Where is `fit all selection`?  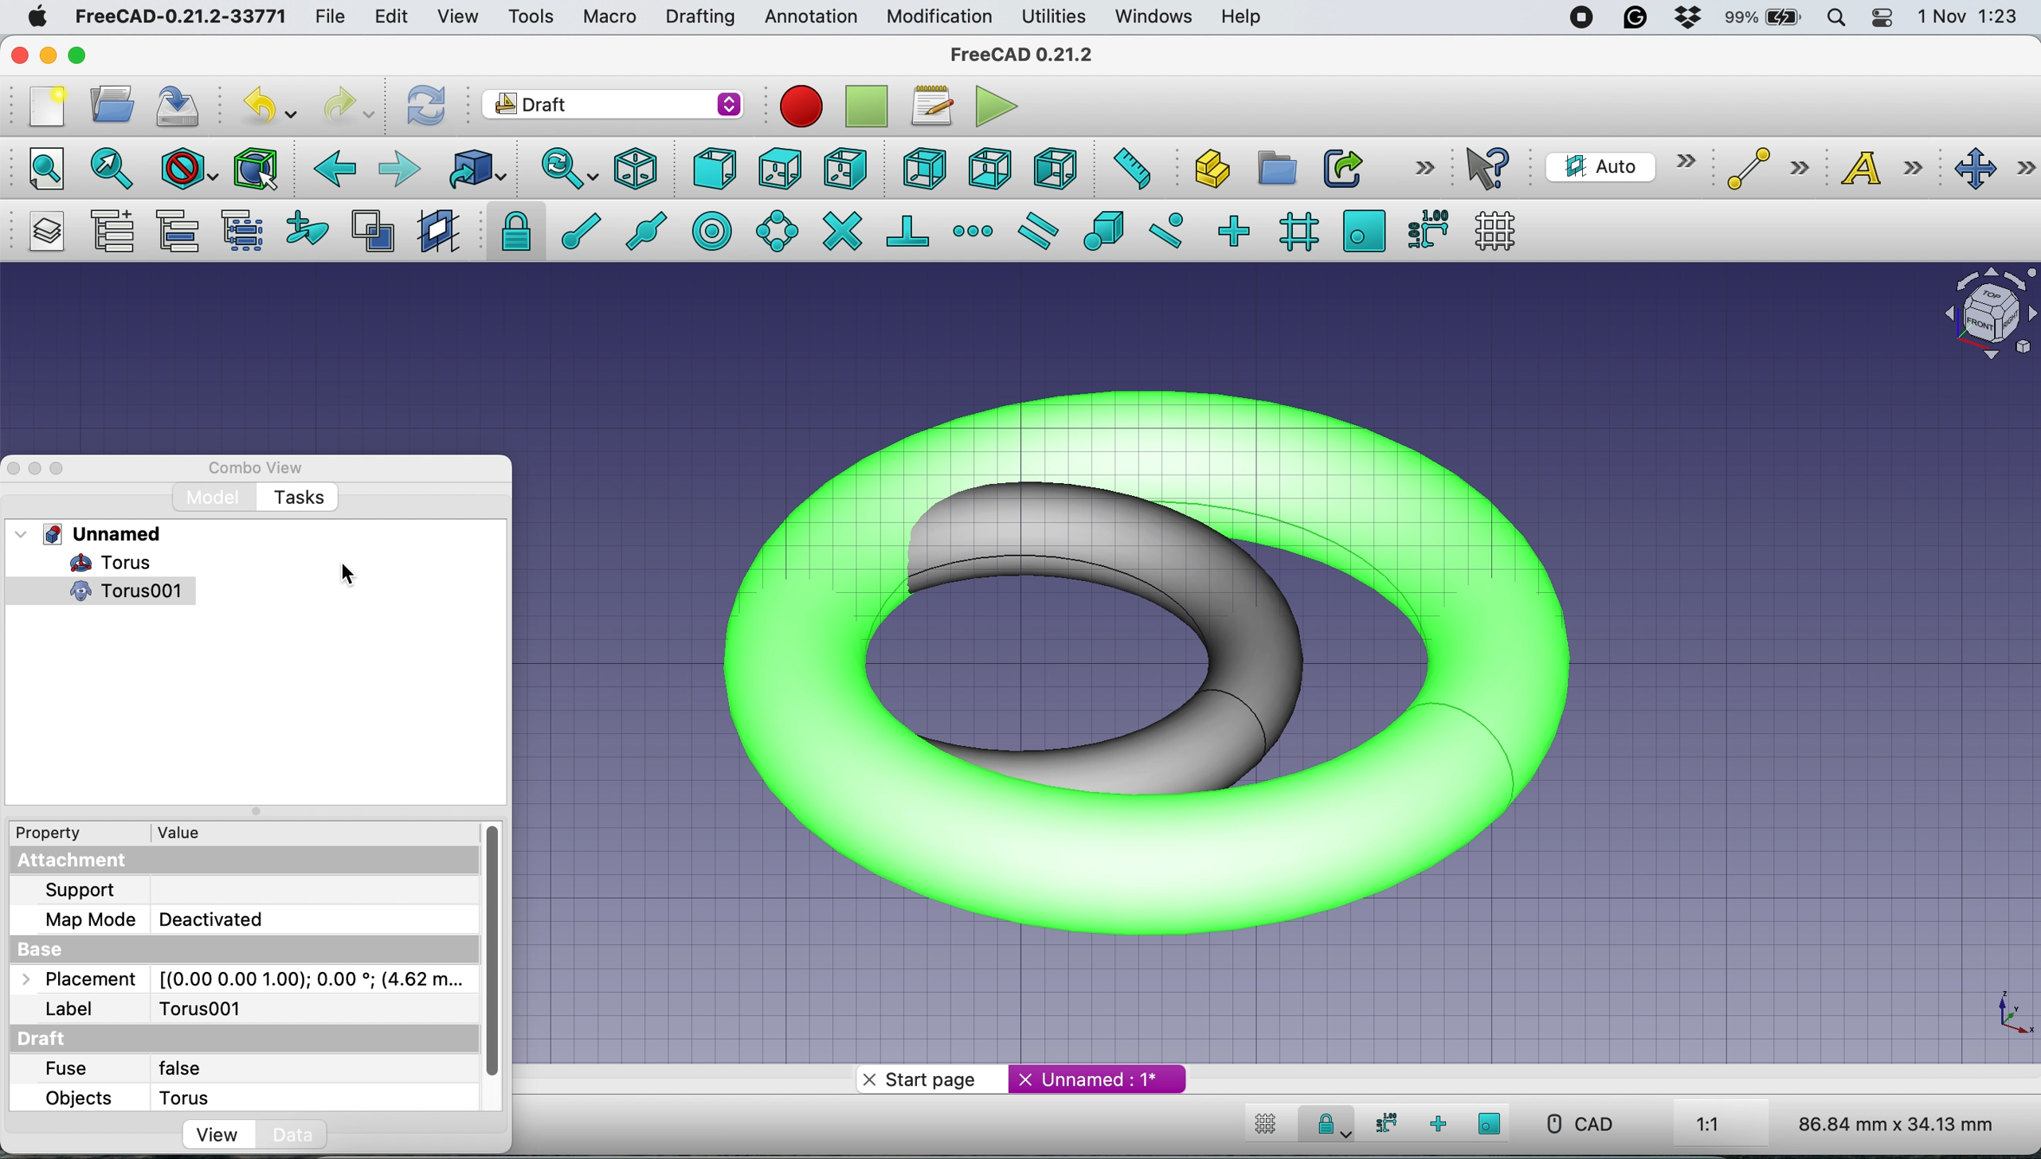 fit all selection is located at coordinates (108, 170).